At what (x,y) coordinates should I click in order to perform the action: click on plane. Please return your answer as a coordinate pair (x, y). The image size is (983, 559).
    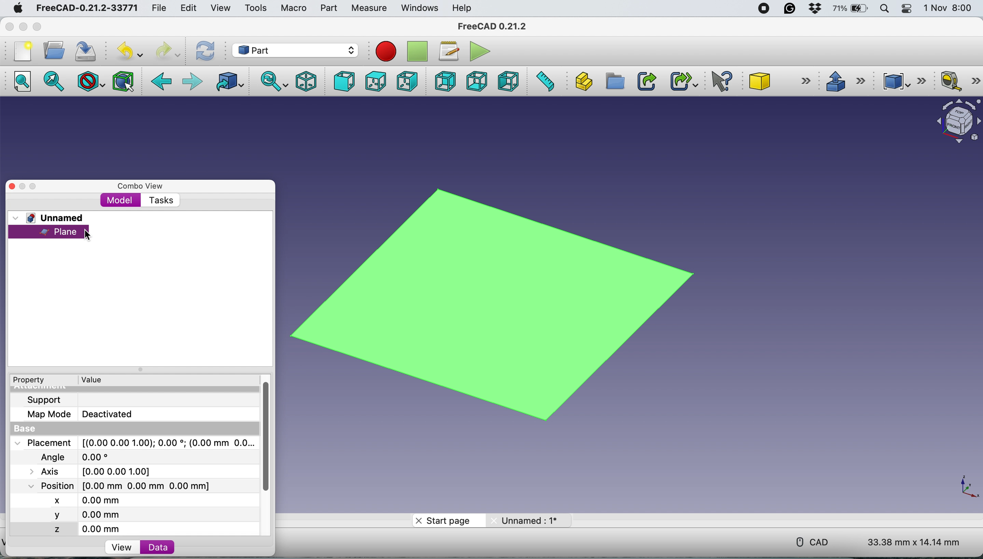
    Looking at the image, I should click on (490, 304).